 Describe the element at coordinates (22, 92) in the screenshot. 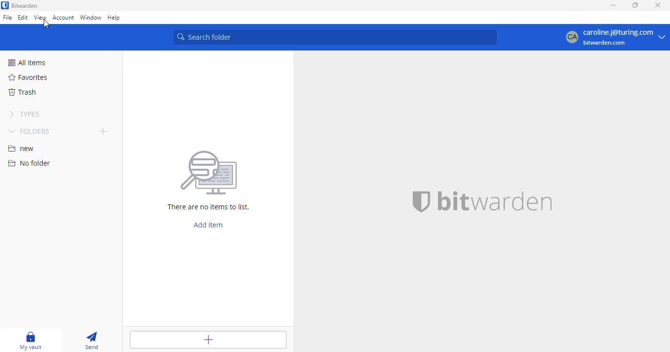

I see `trash` at that location.